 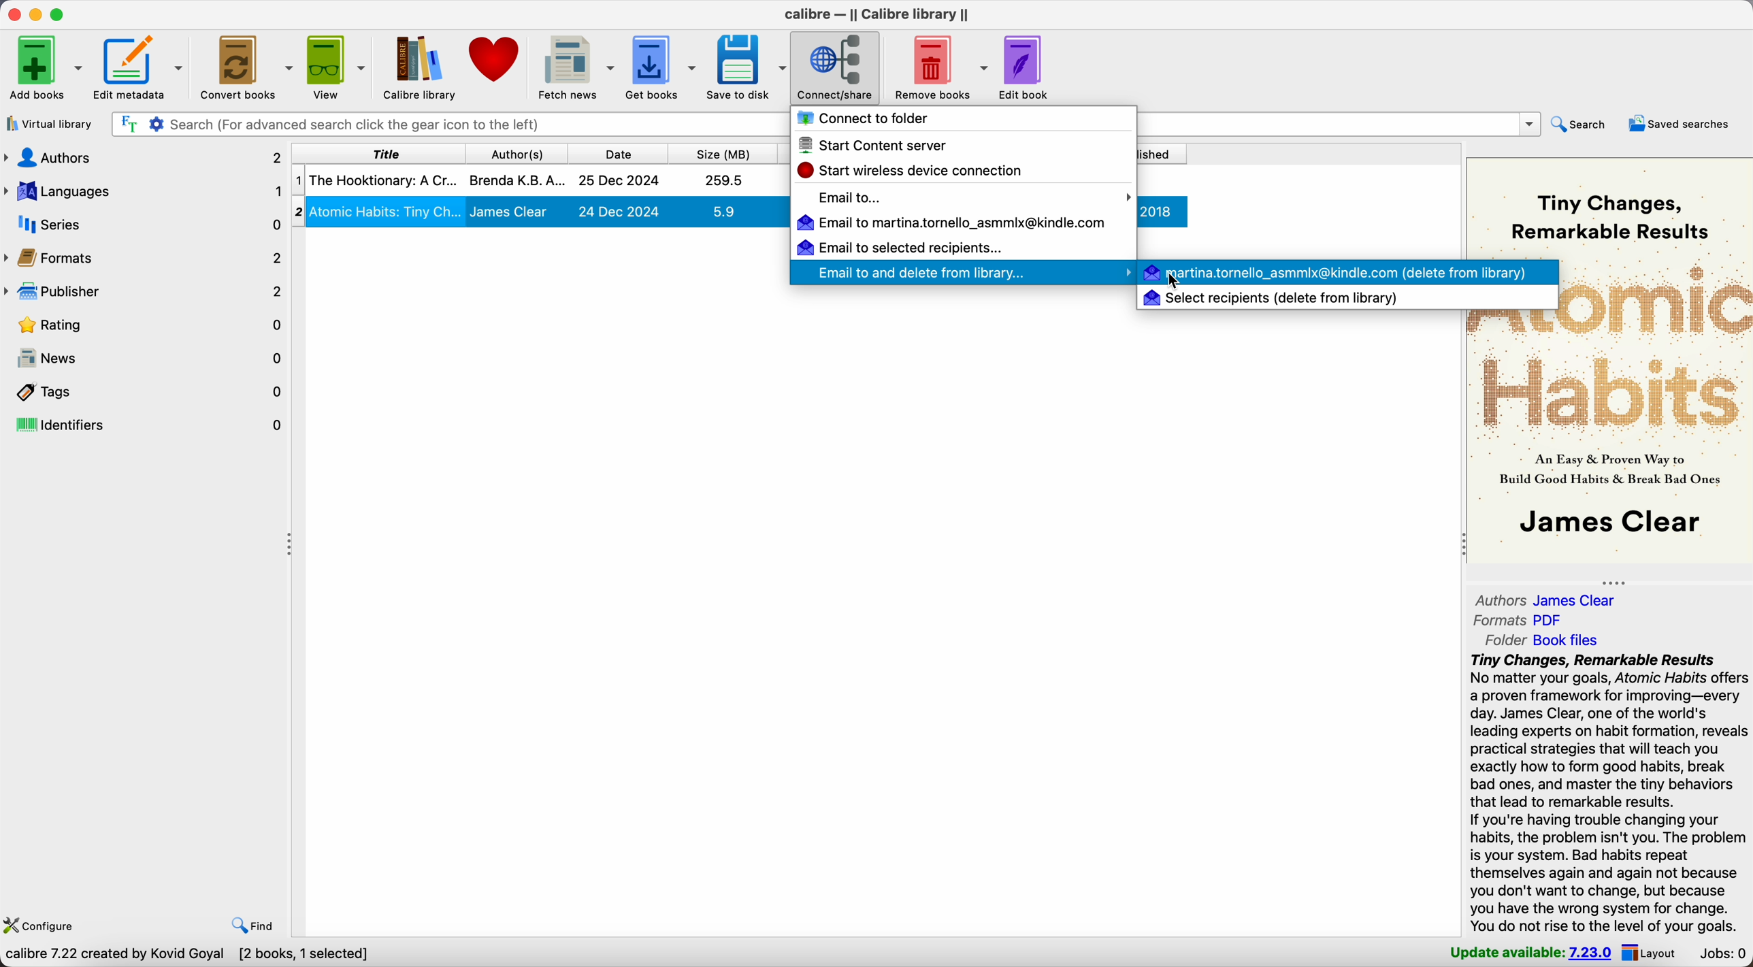 What do you see at coordinates (1337, 272) in the screenshot?
I see `| martina.tornello_asmmix@kindle.com (delete from library)` at bounding box center [1337, 272].